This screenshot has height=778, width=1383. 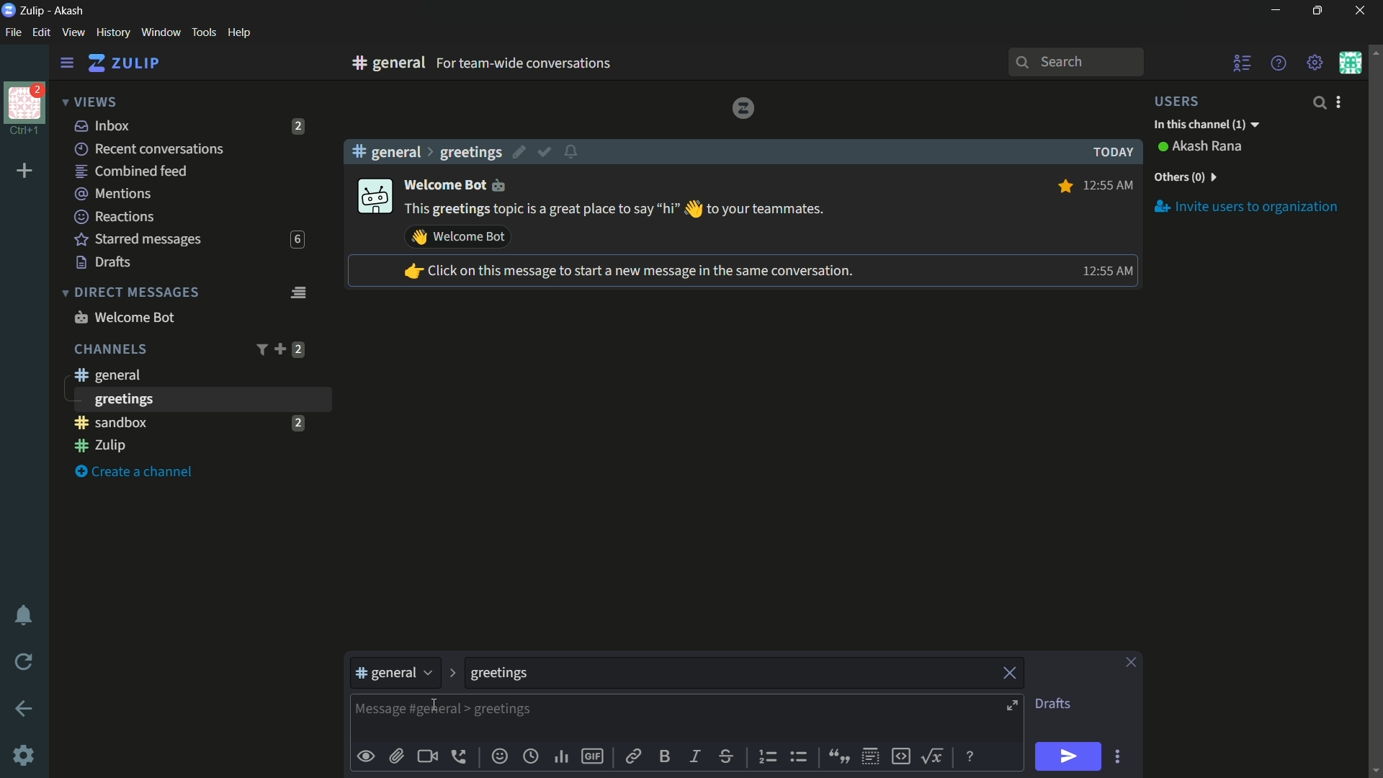 What do you see at coordinates (103, 125) in the screenshot?
I see `inbox` at bounding box center [103, 125].